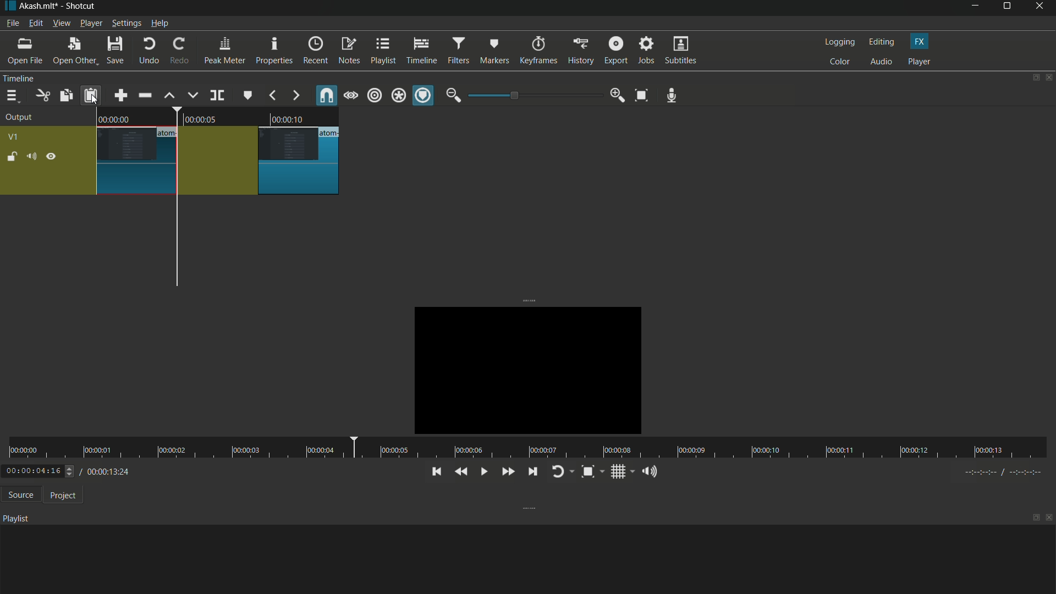 The width and height of the screenshot is (1056, 594). What do you see at coordinates (521, 369) in the screenshot?
I see `imported video` at bounding box center [521, 369].